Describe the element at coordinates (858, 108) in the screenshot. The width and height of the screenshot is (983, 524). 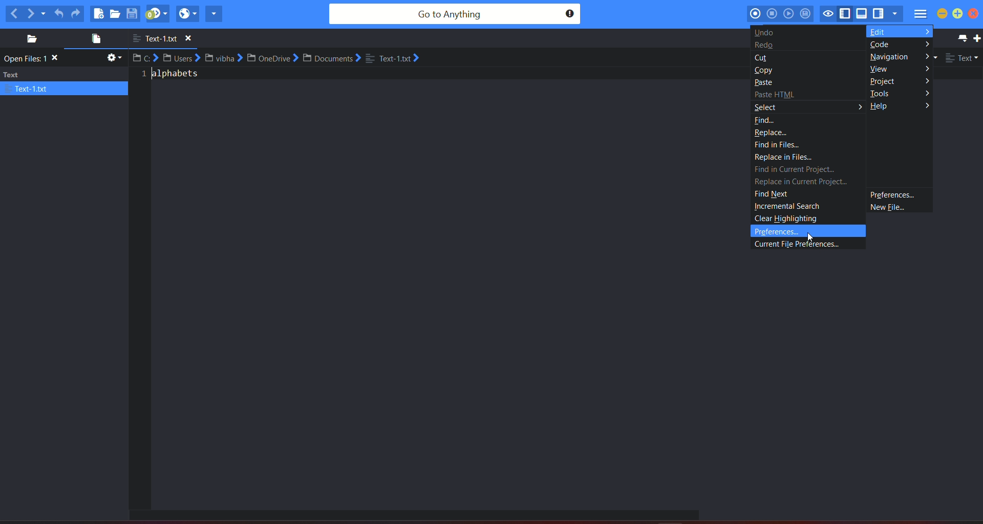
I see `arrow` at that location.